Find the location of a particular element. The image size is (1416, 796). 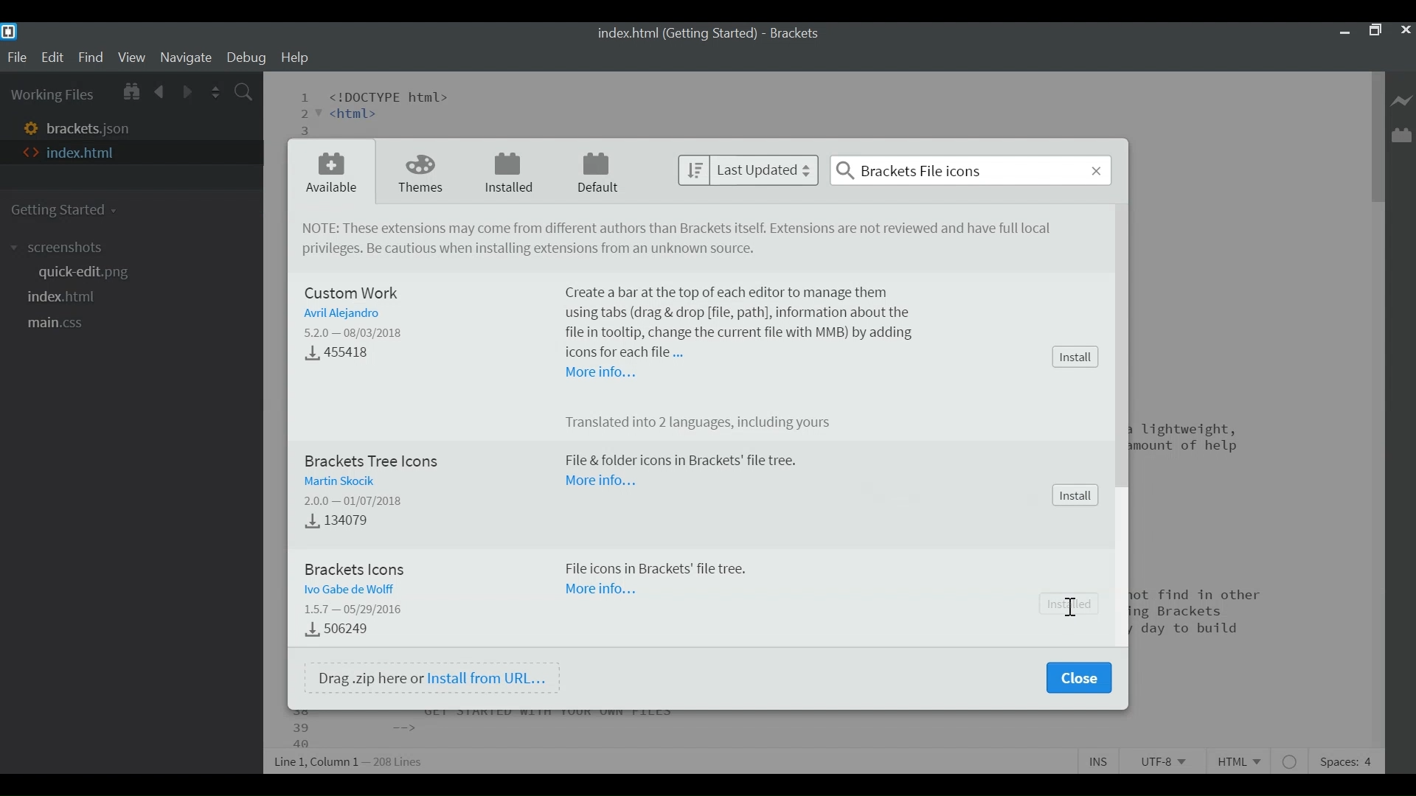

Vertical Scroll bar is located at coordinates (1377, 135).